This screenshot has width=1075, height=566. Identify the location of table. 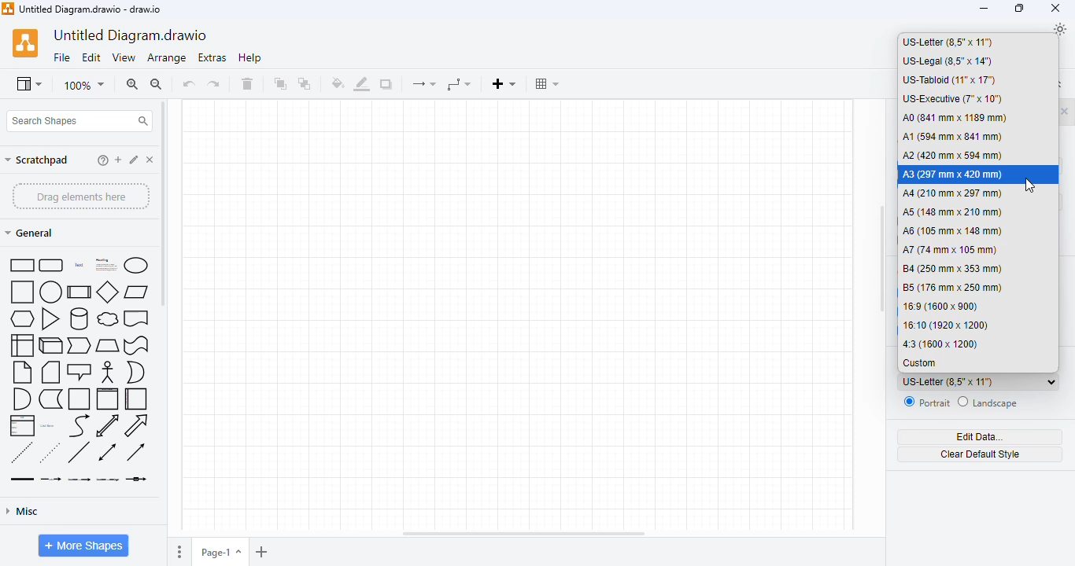
(546, 83).